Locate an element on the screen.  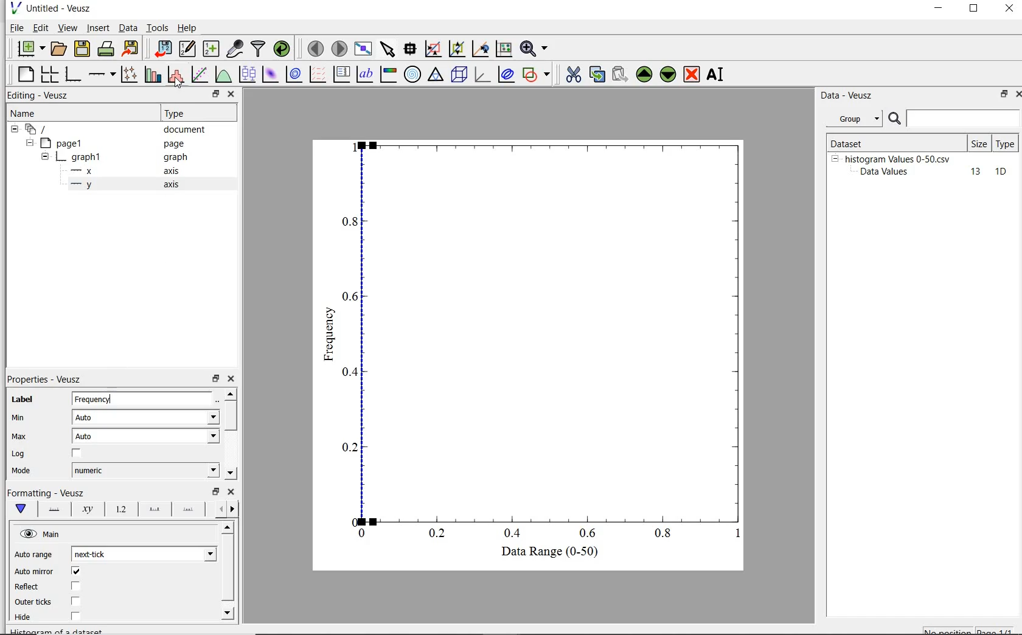
view is located at coordinates (69, 27).